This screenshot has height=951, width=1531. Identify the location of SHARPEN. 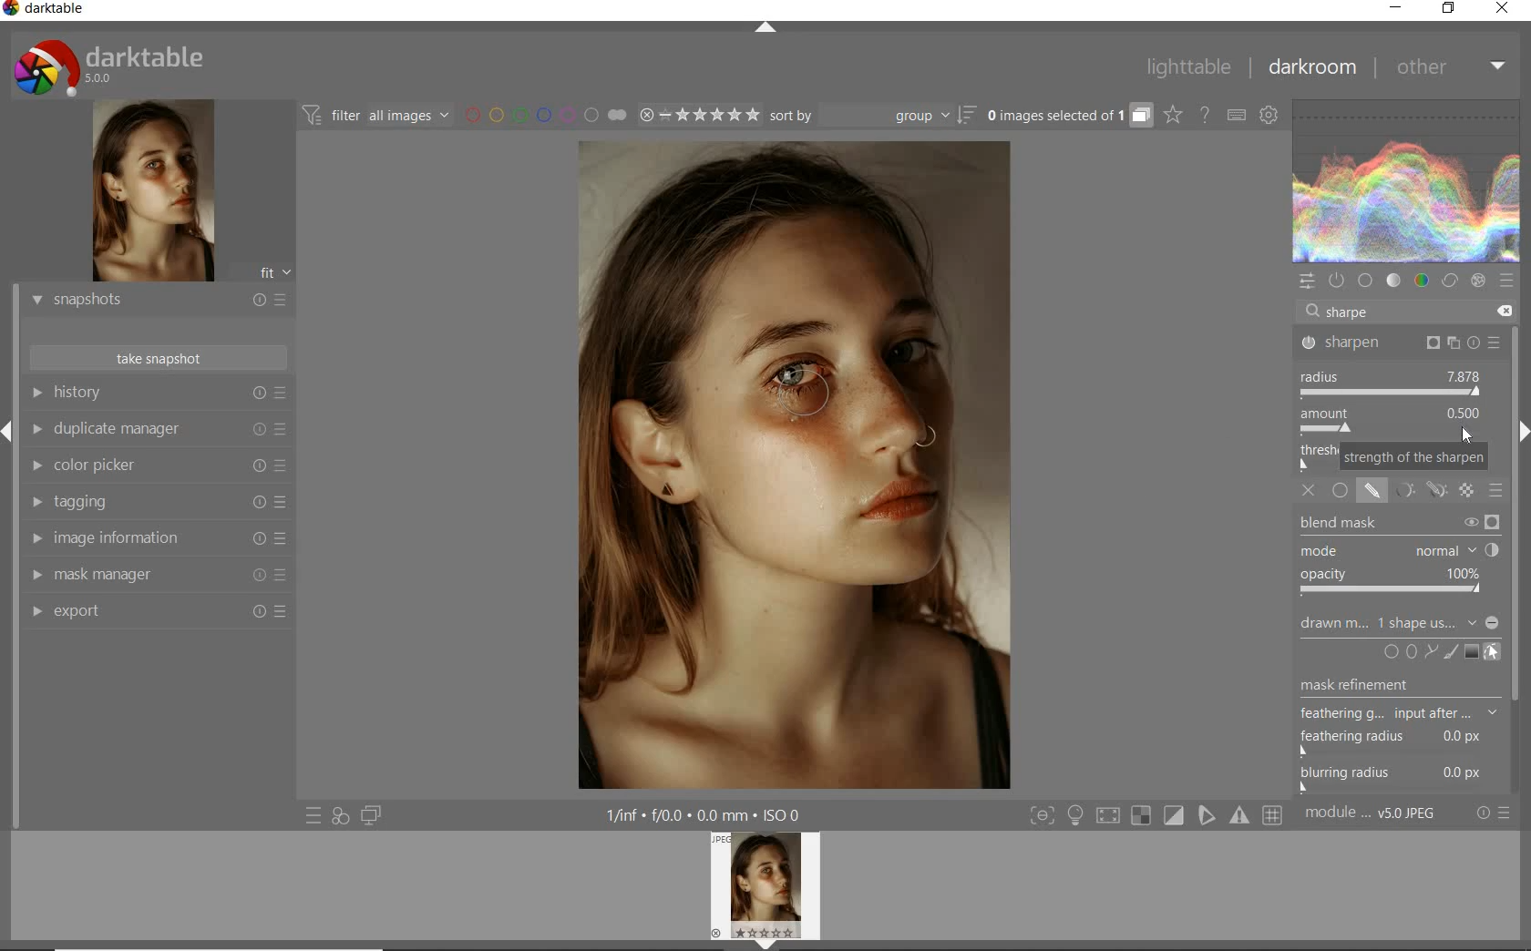
(1402, 344).